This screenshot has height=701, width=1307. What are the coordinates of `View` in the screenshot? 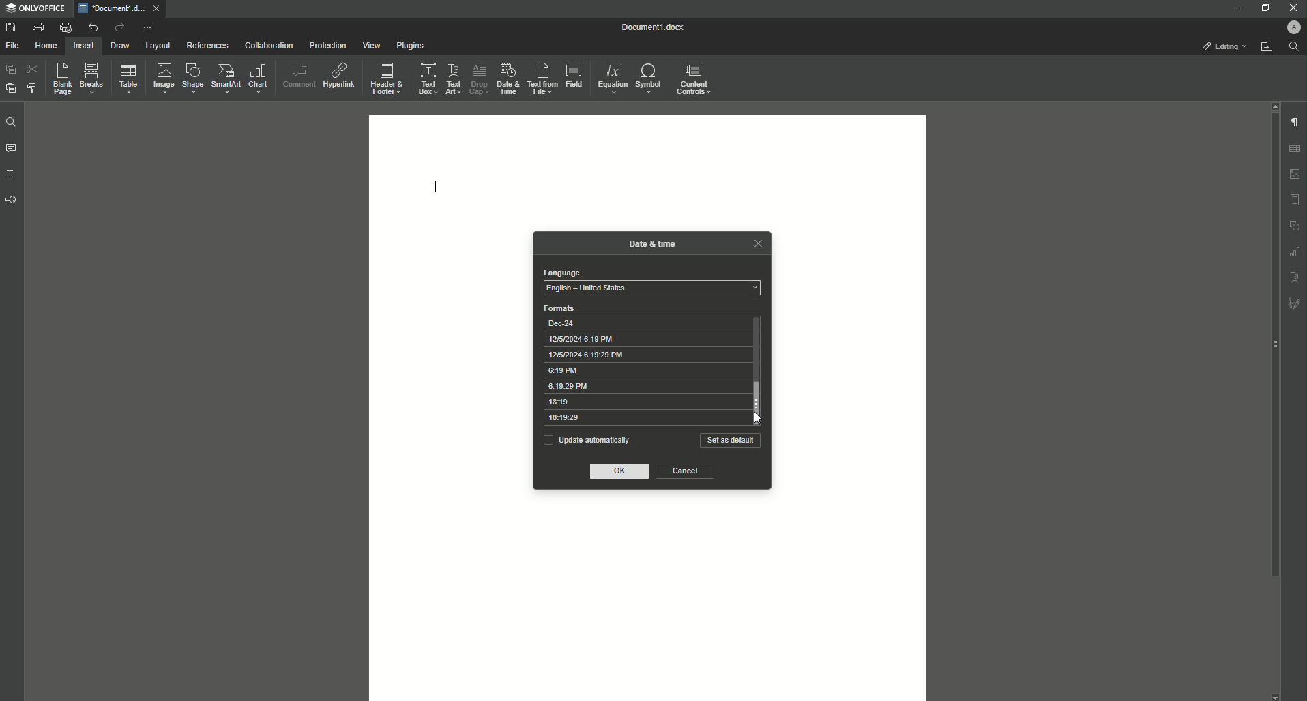 It's located at (368, 45).